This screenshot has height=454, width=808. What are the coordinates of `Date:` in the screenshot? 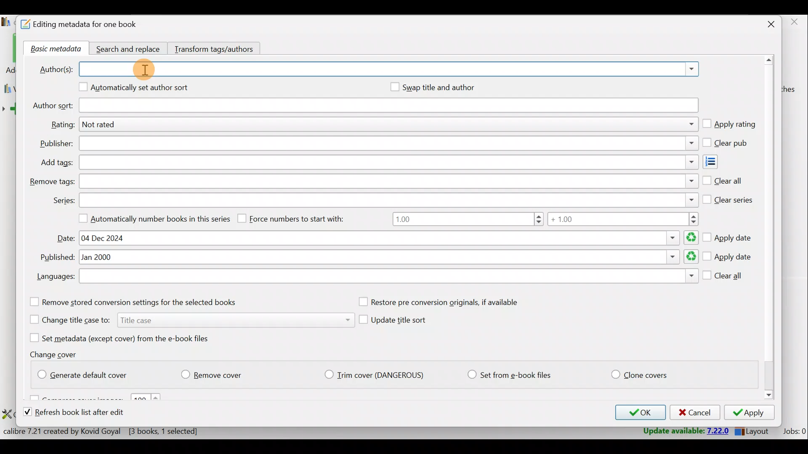 It's located at (66, 238).